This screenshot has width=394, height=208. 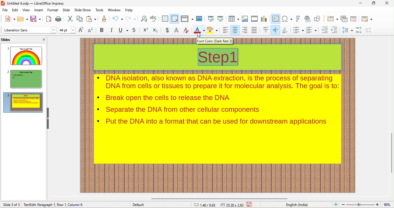 I want to click on save, so click(x=36, y=19).